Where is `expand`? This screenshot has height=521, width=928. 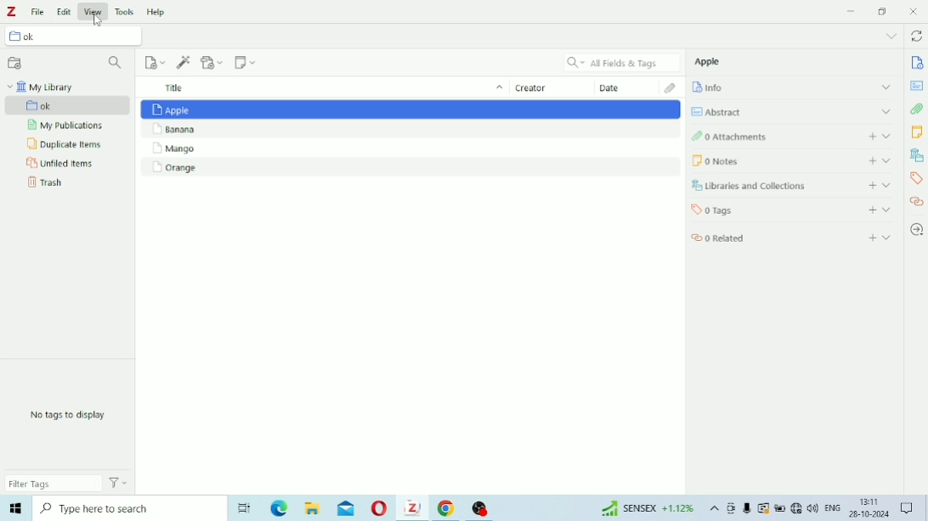
expand is located at coordinates (887, 209).